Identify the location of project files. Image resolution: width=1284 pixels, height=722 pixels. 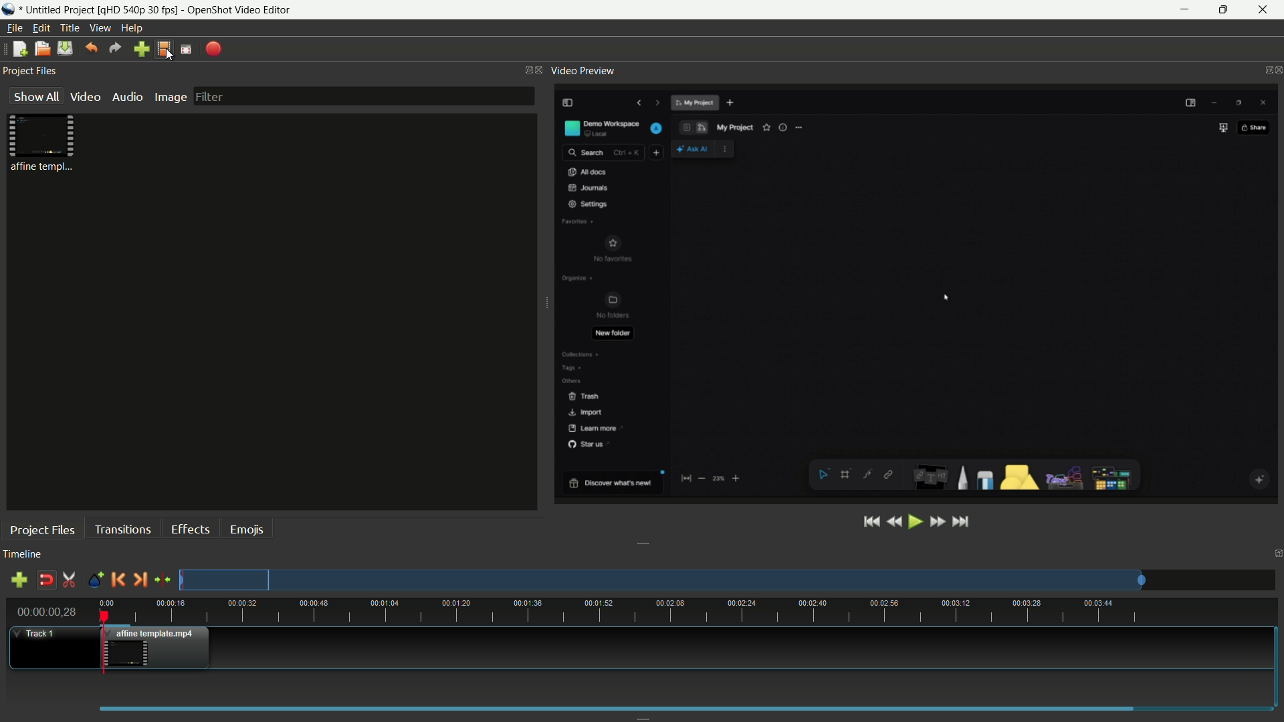
(43, 529).